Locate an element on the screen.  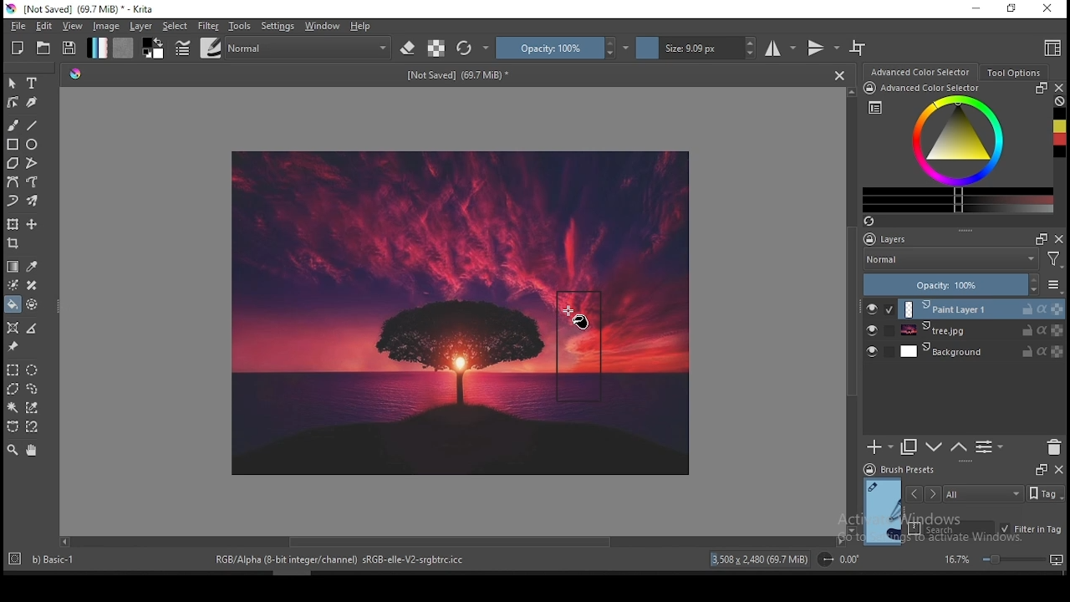
line tool is located at coordinates (34, 125).